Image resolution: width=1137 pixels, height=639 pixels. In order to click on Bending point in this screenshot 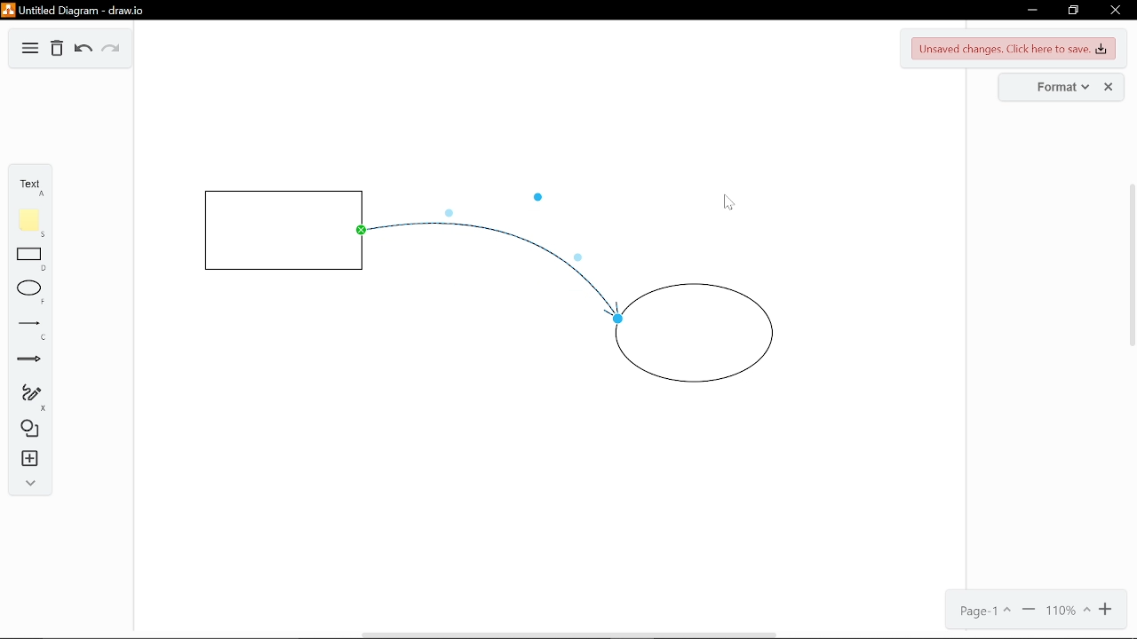, I will do `click(538, 197)`.